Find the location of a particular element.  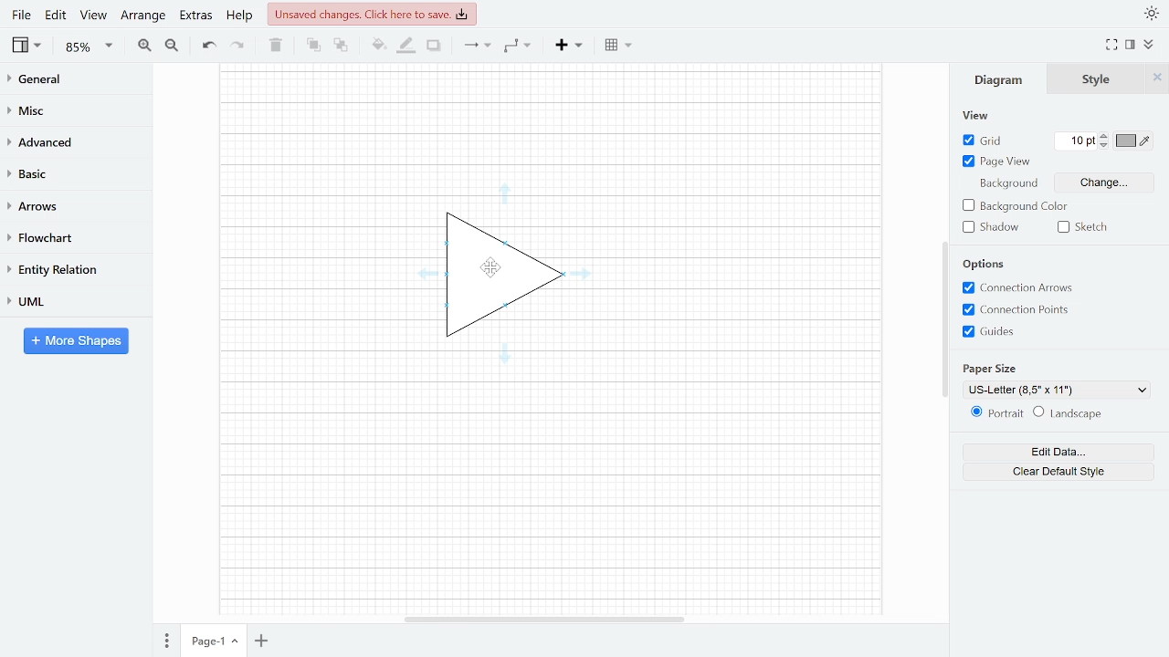

Extras is located at coordinates (194, 15).